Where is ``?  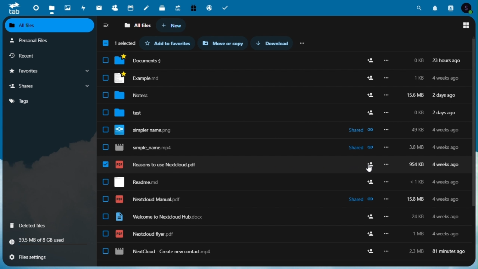
 is located at coordinates (370, 112).